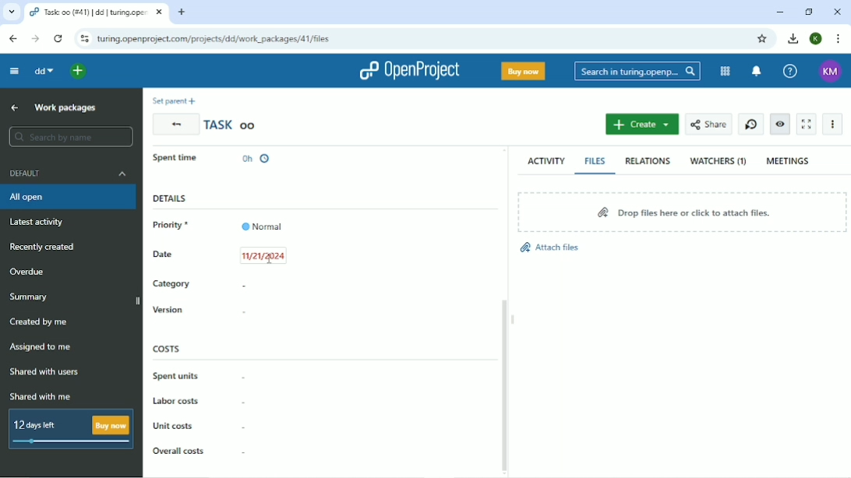 The image size is (851, 478). What do you see at coordinates (68, 428) in the screenshot?
I see `12 days left Buy now` at bounding box center [68, 428].